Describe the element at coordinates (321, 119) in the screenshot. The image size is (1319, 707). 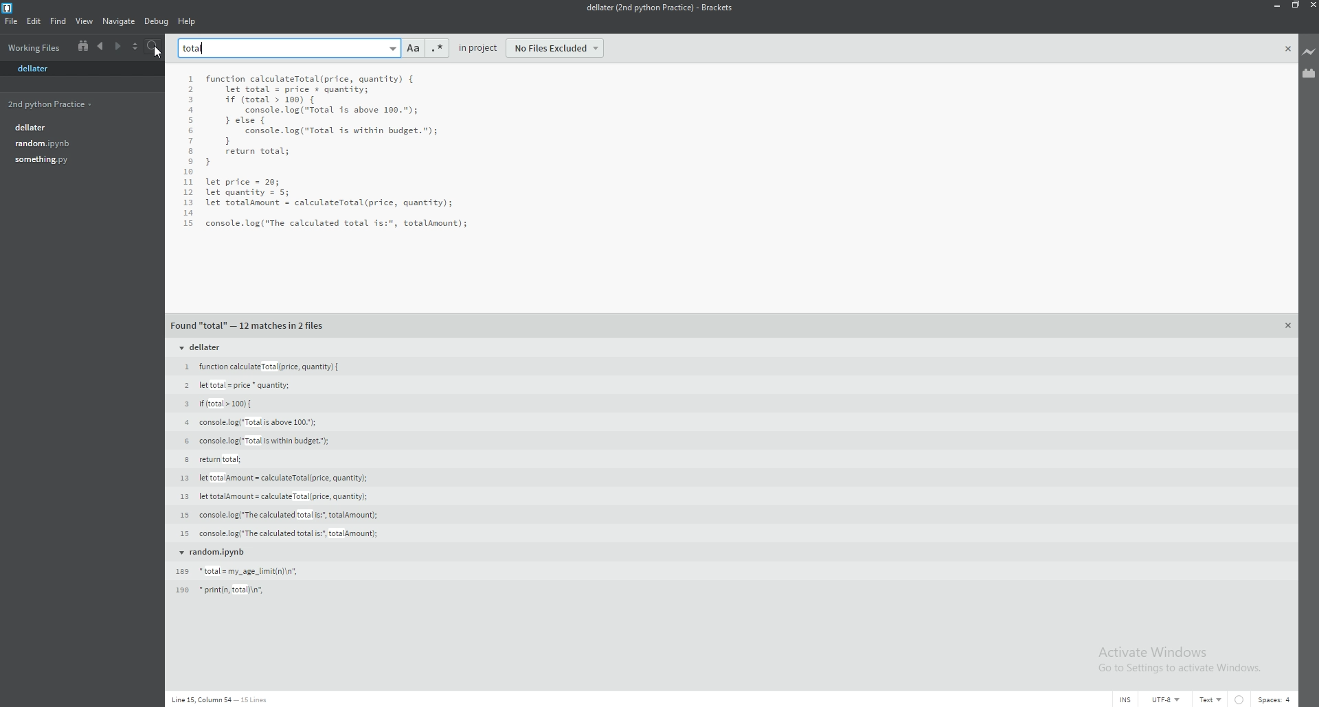
I see `function calculateTotal(price, quantity) { let total = price * quantity; if (total > 100) {console. log("Total is above 100.");} else {  console. log ("Total is within budget."); } return total;}` at that location.